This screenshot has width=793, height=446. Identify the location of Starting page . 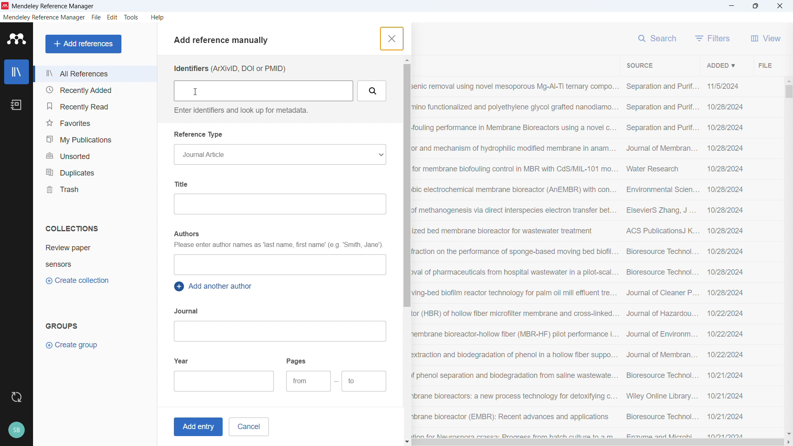
(308, 381).